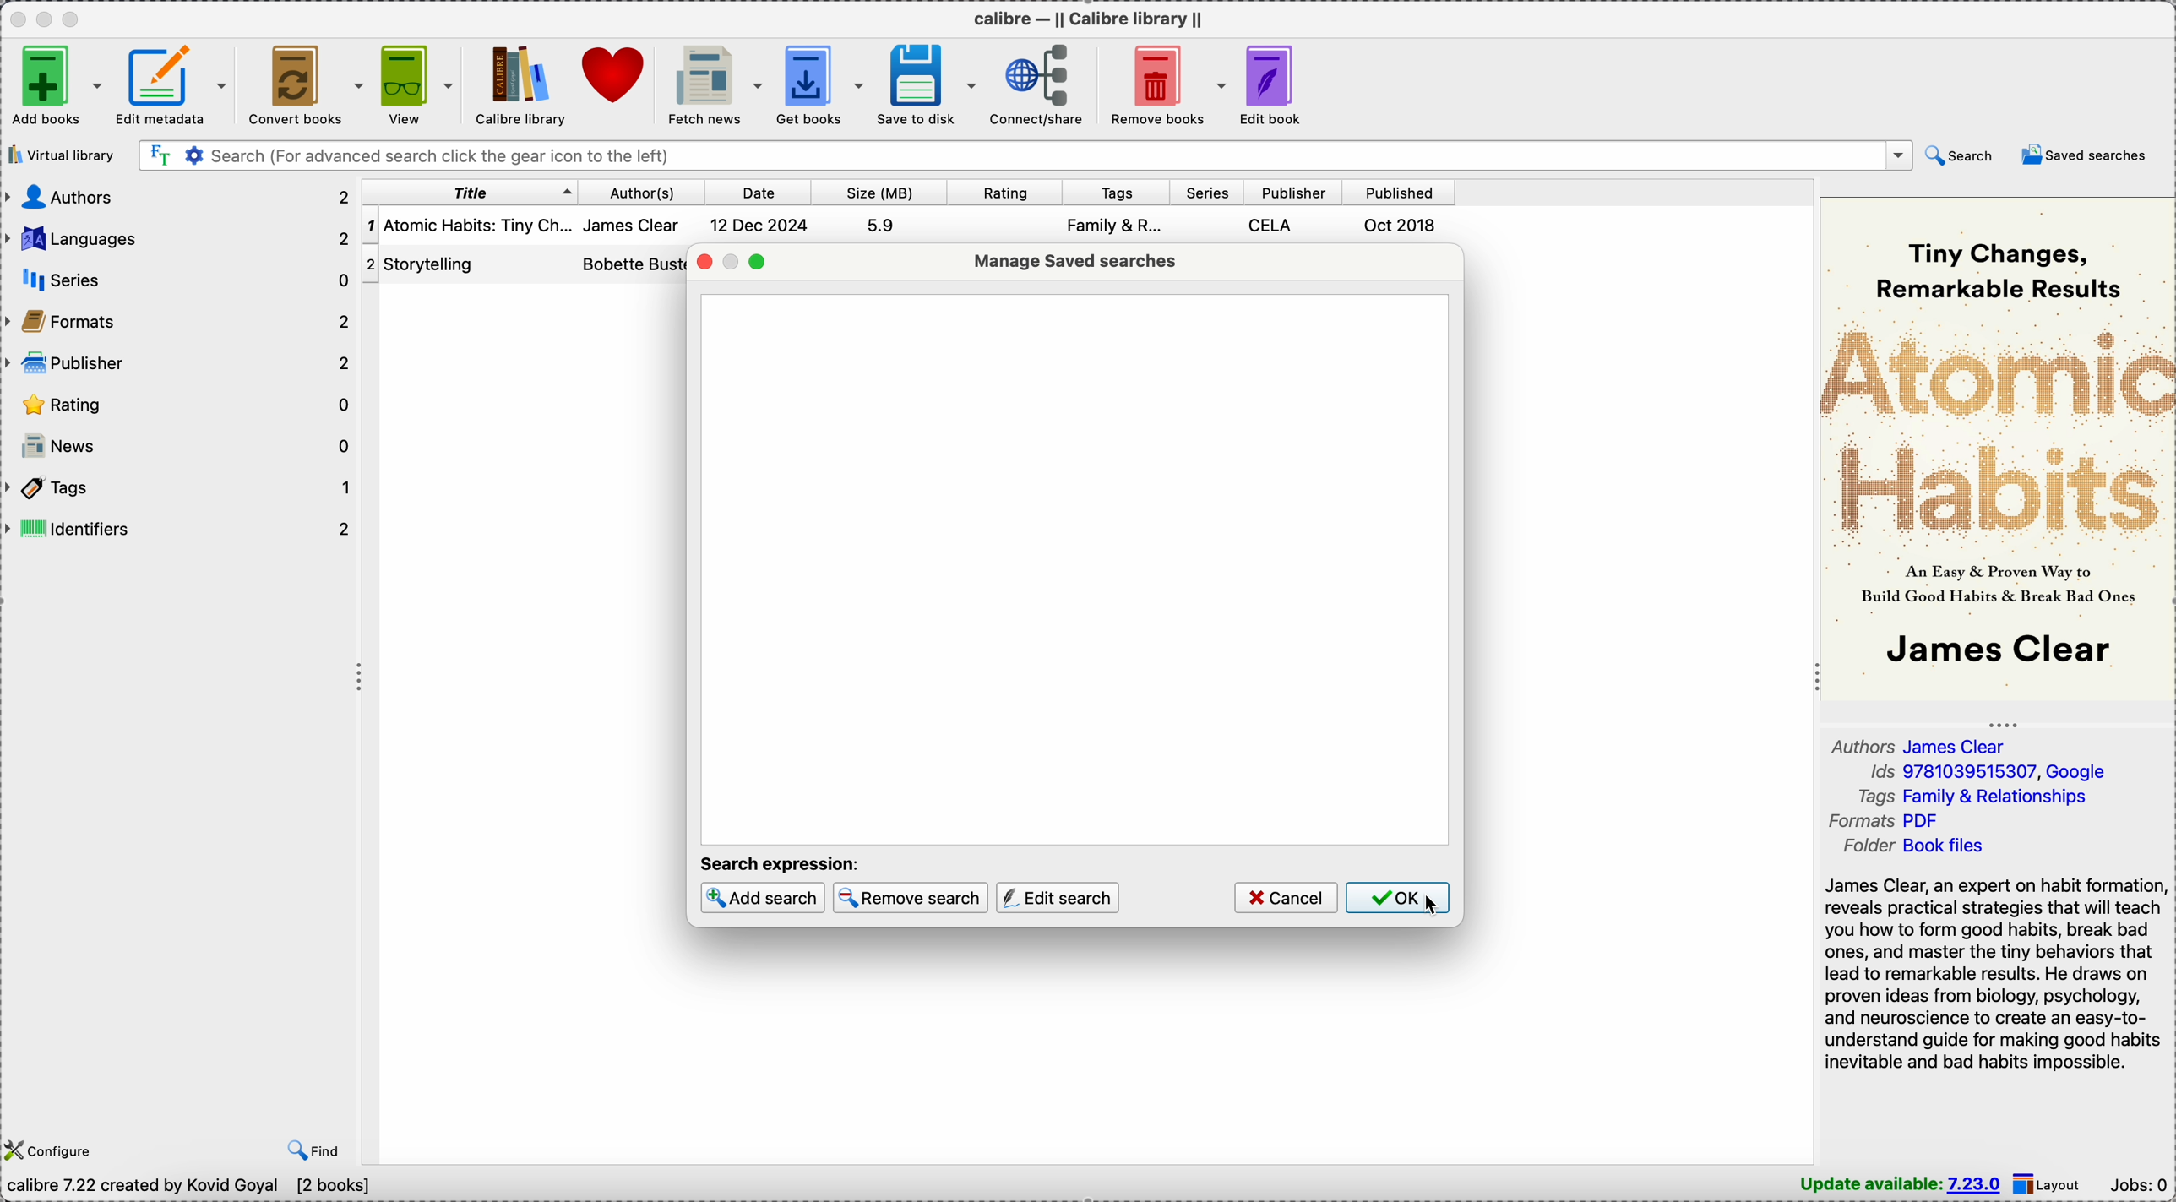  Describe the element at coordinates (1025, 155) in the screenshot. I see `search bar` at that location.